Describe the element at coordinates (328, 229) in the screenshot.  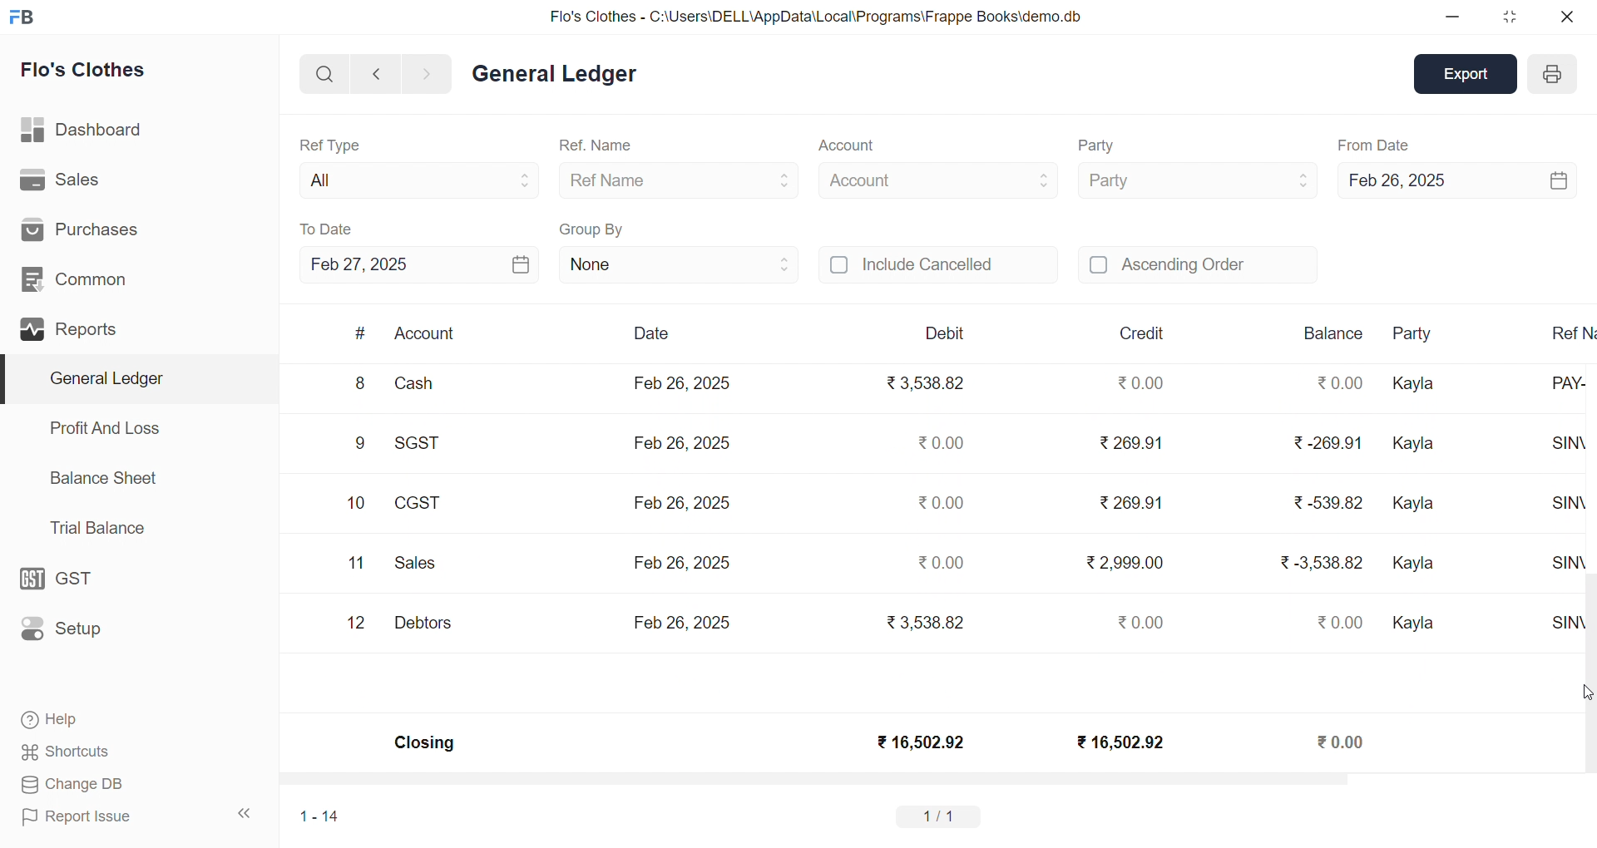
I see `To Date` at that location.